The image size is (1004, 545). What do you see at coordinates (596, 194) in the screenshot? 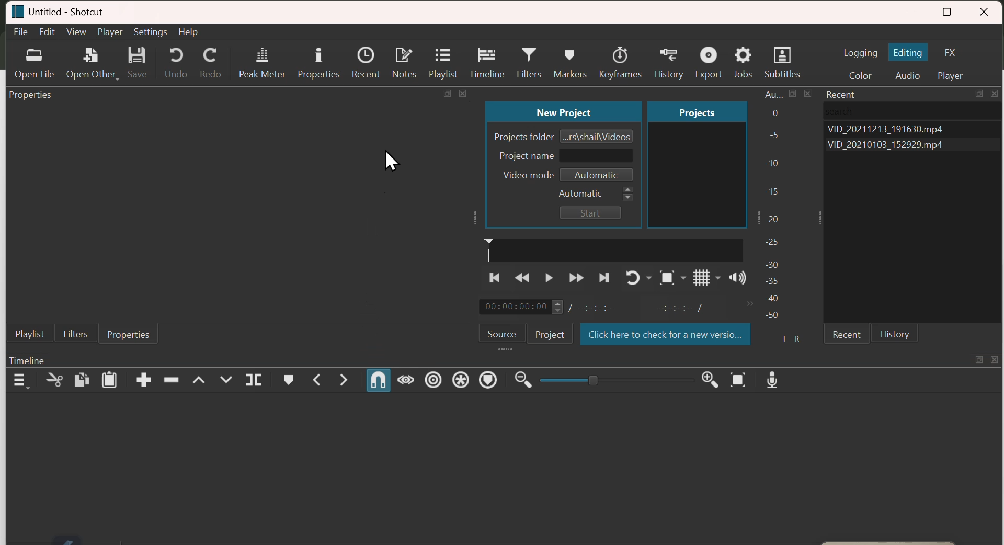
I see `Automatic` at bounding box center [596, 194].